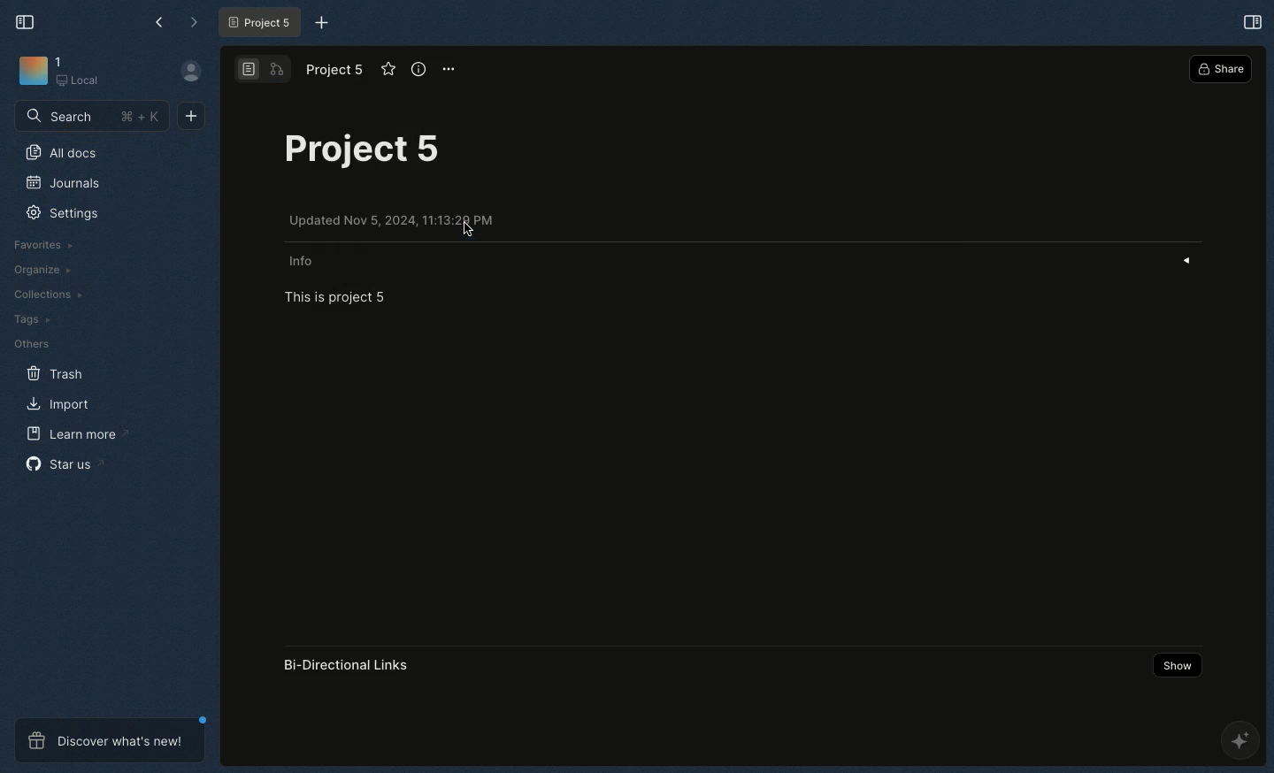  I want to click on Others, so click(32, 342).